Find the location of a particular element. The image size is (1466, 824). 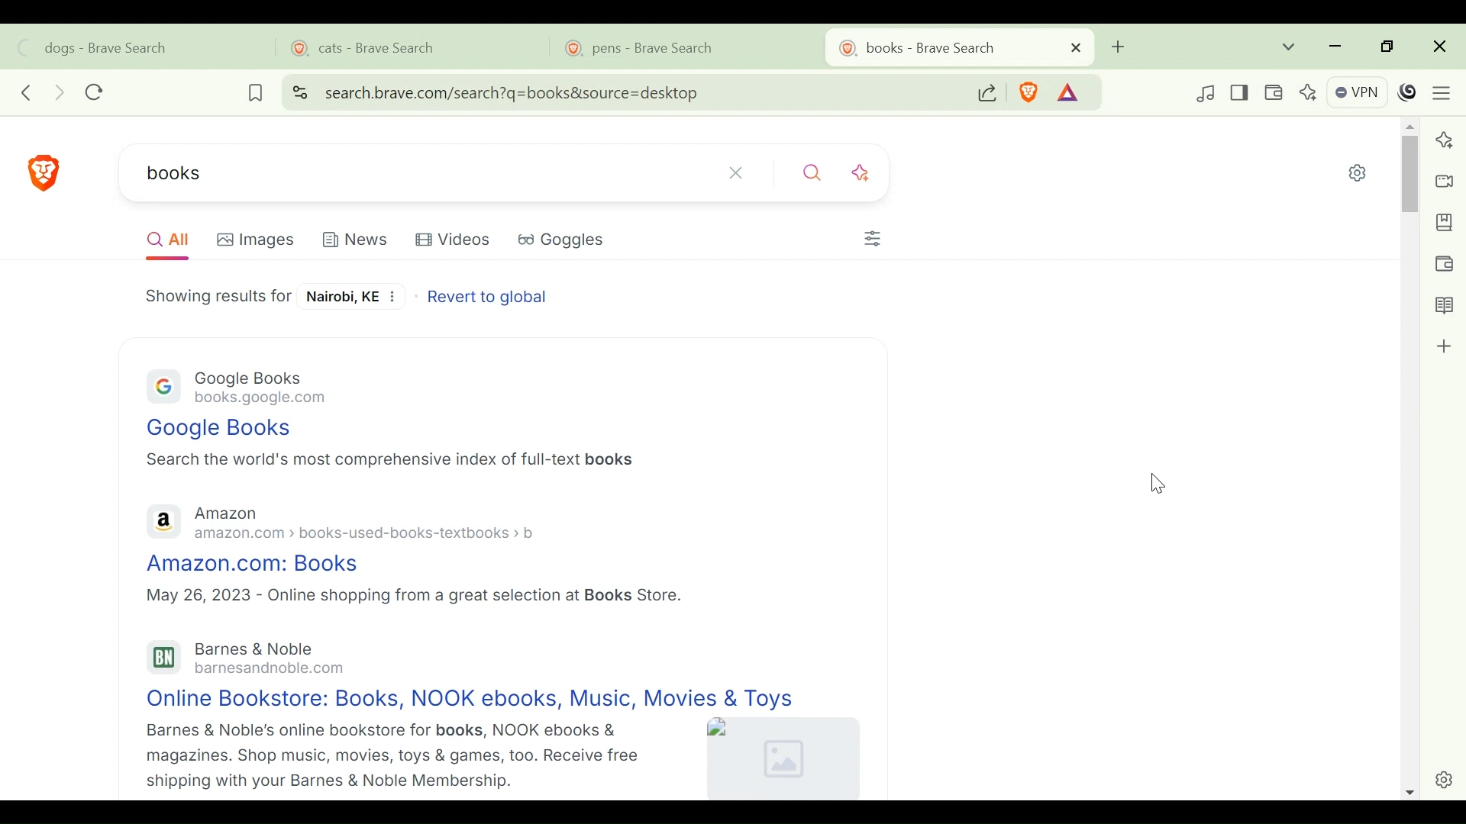

Customize and control Brave is located at coordinates (1442, 89).